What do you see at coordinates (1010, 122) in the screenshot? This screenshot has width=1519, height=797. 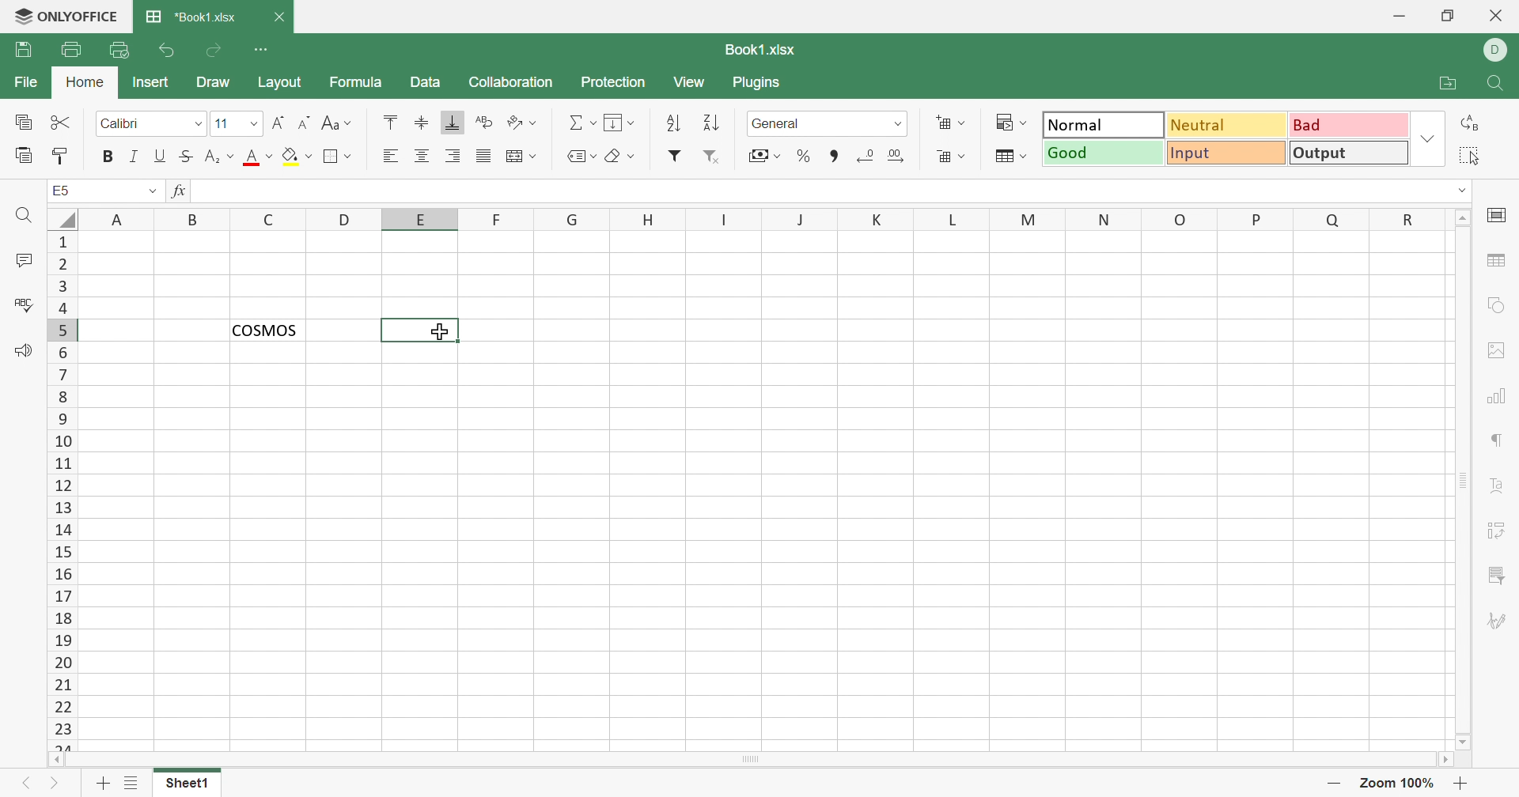 I see `Conditional formatting` at bounding box center [1010, 122].